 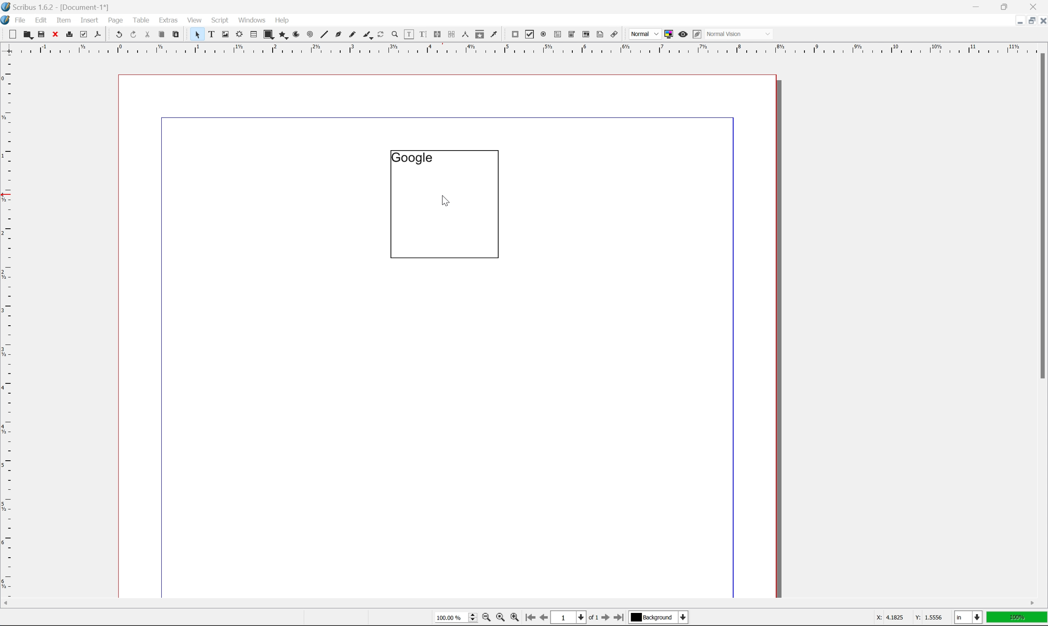 I want to click on Scribus 1.6.2 [Document - 1*], so click(x=65, y=7).